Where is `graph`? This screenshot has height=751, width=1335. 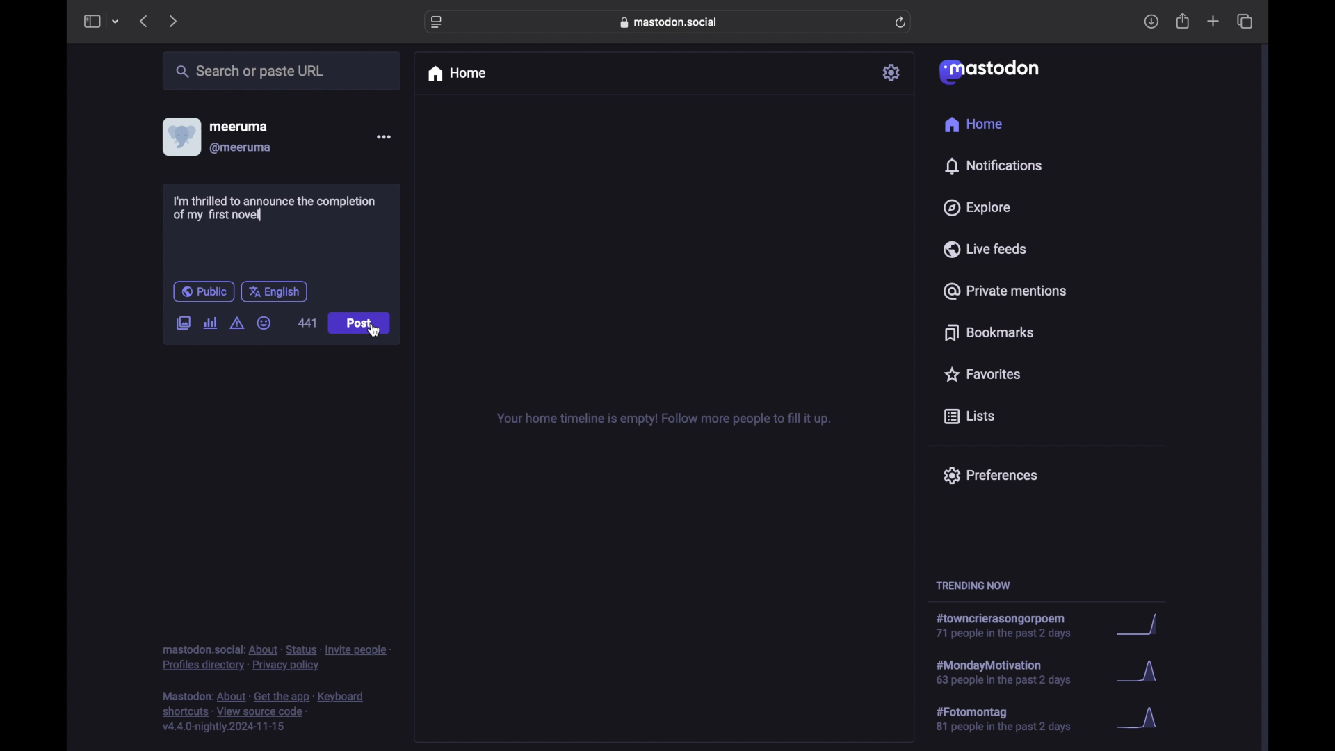
graph is located at coordinates (1141, 673).